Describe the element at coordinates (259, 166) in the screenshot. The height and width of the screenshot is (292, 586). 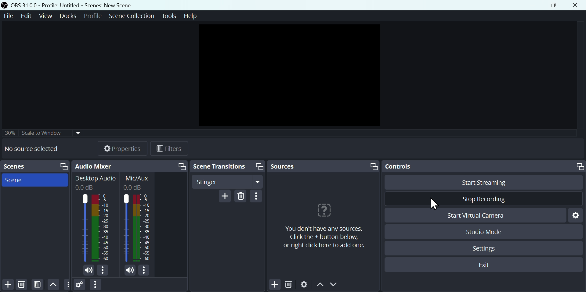
I see `maximize` at that location.